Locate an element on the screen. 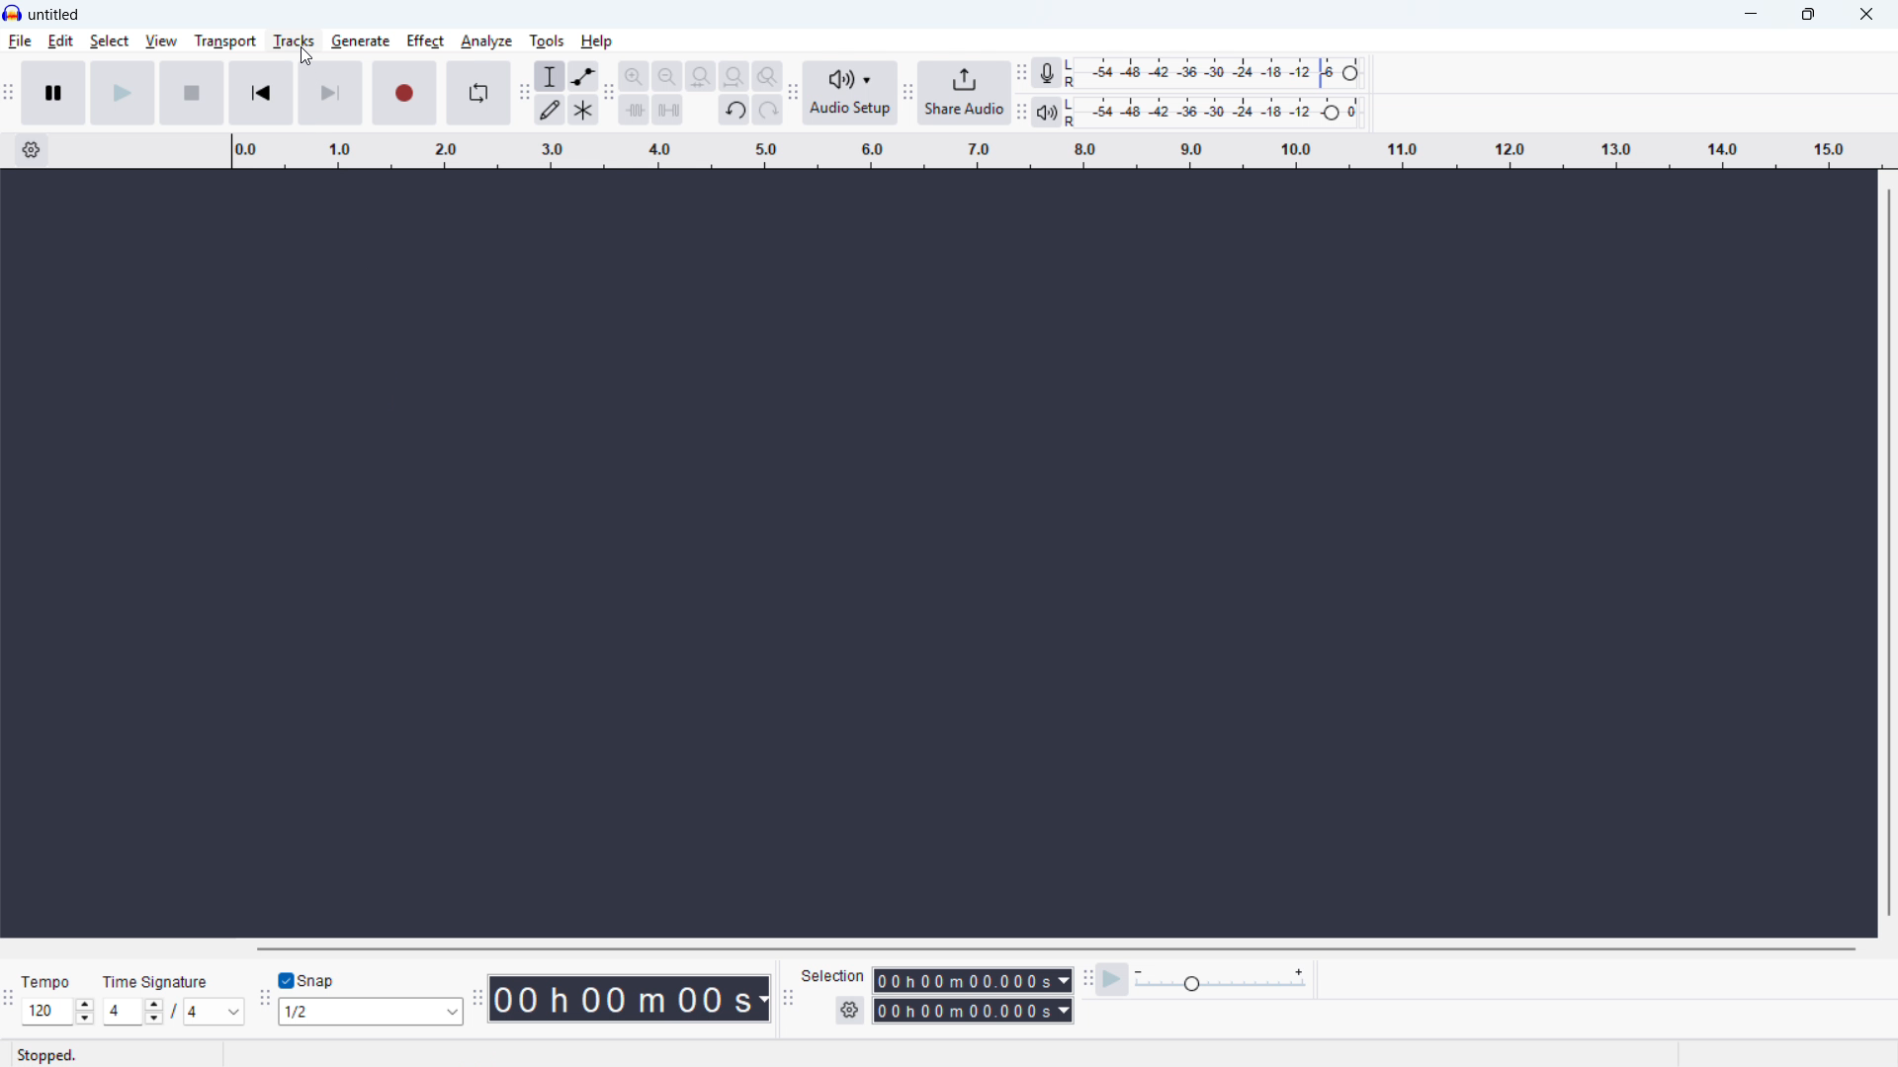 This screenshot has height=1067, width=1898. Skip to end  is located at coordinates (332, 94).